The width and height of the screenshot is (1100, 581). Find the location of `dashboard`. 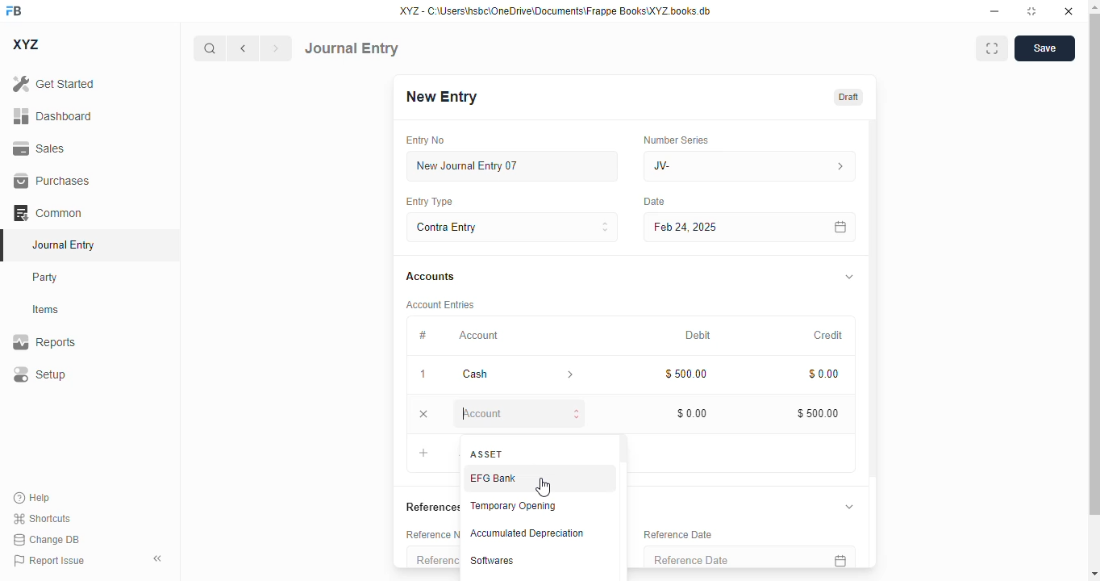

dashboard is located at coordinates (52, 115).